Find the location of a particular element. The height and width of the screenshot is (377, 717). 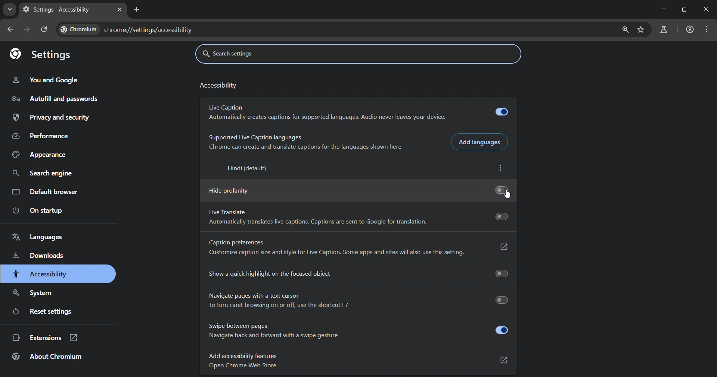

you and google is located at coordinates (44, 80).